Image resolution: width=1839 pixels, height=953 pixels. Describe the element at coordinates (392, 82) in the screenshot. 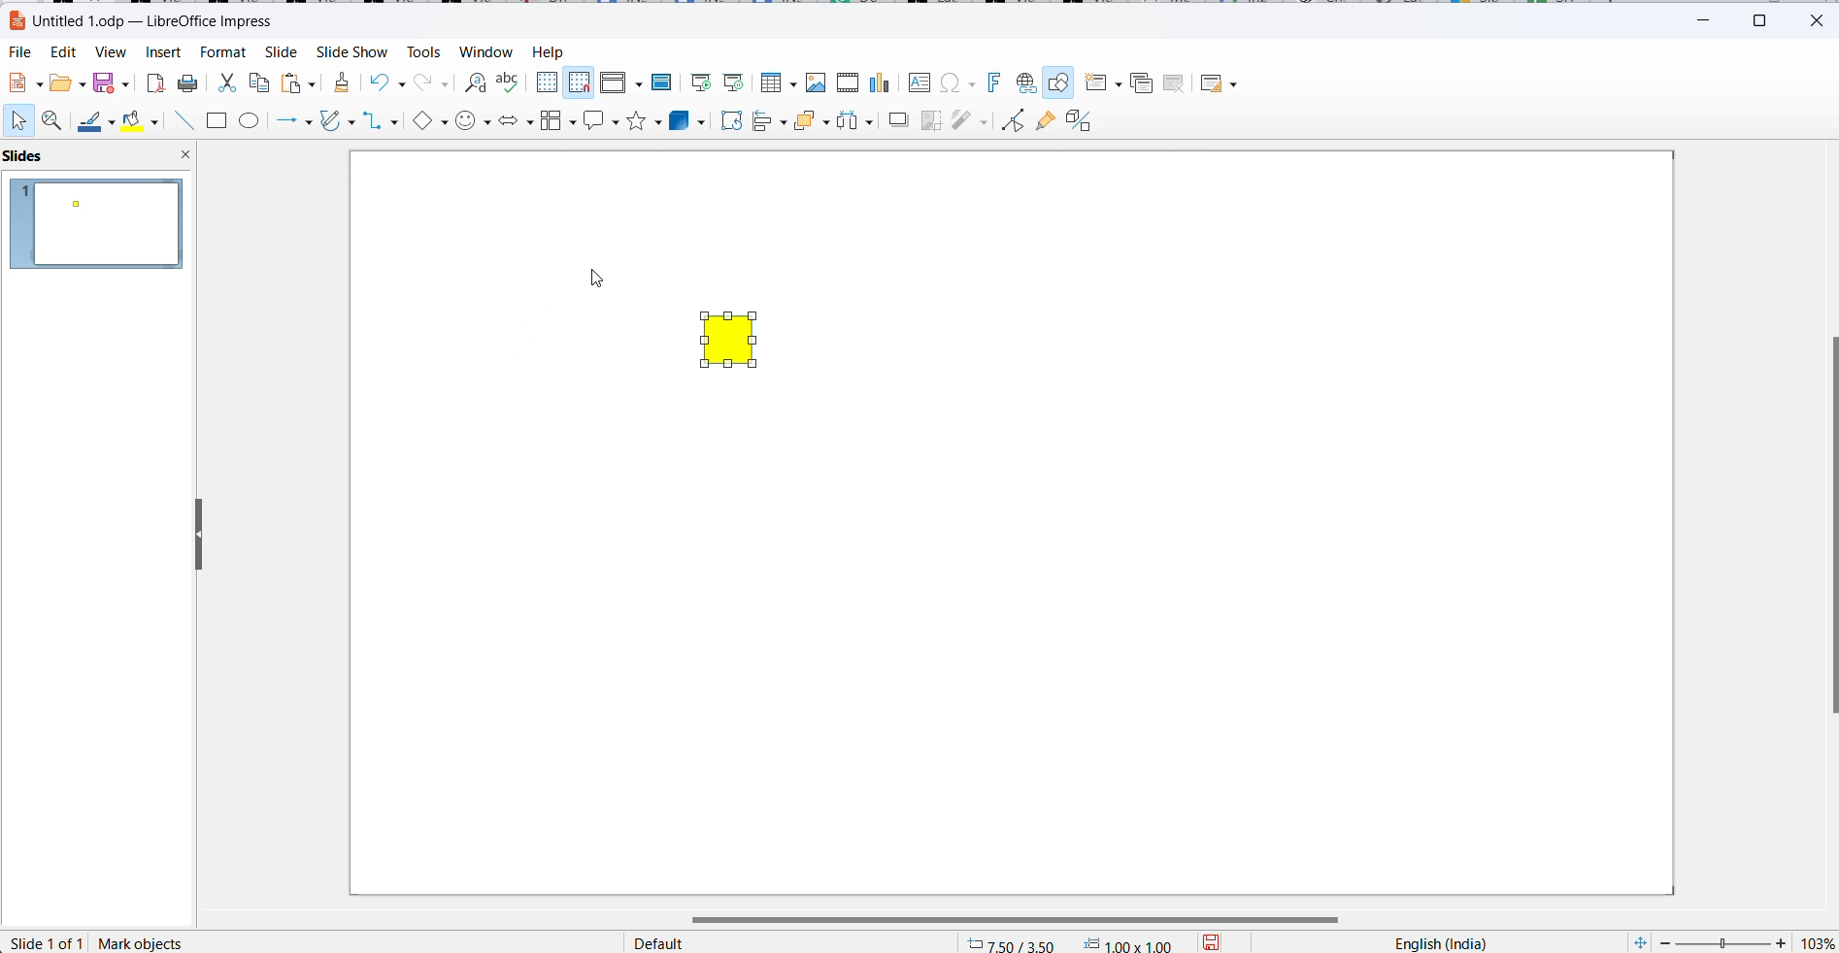

I see `undo` at that location.